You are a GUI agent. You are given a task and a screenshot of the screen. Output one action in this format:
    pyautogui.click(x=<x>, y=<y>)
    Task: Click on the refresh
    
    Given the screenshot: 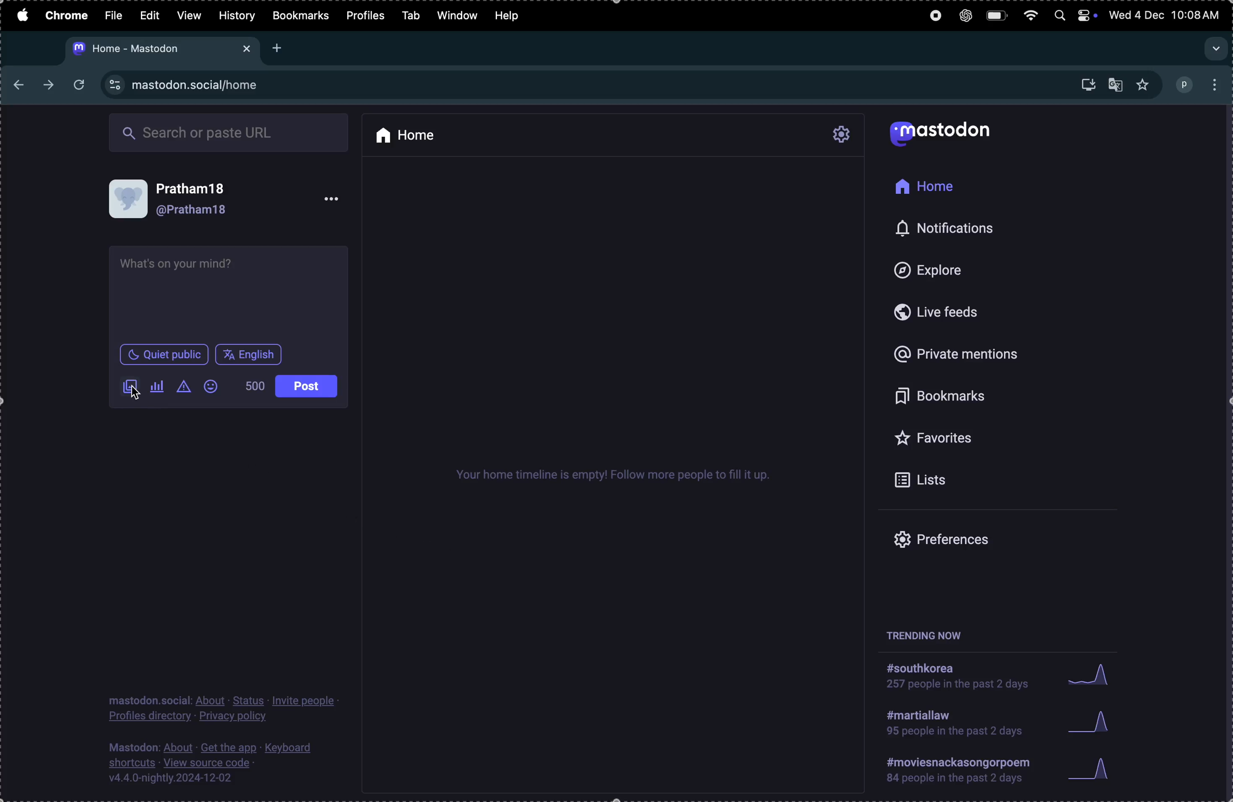 What is the action you would take?
    pyautogui.click(x=76, y=85)
    